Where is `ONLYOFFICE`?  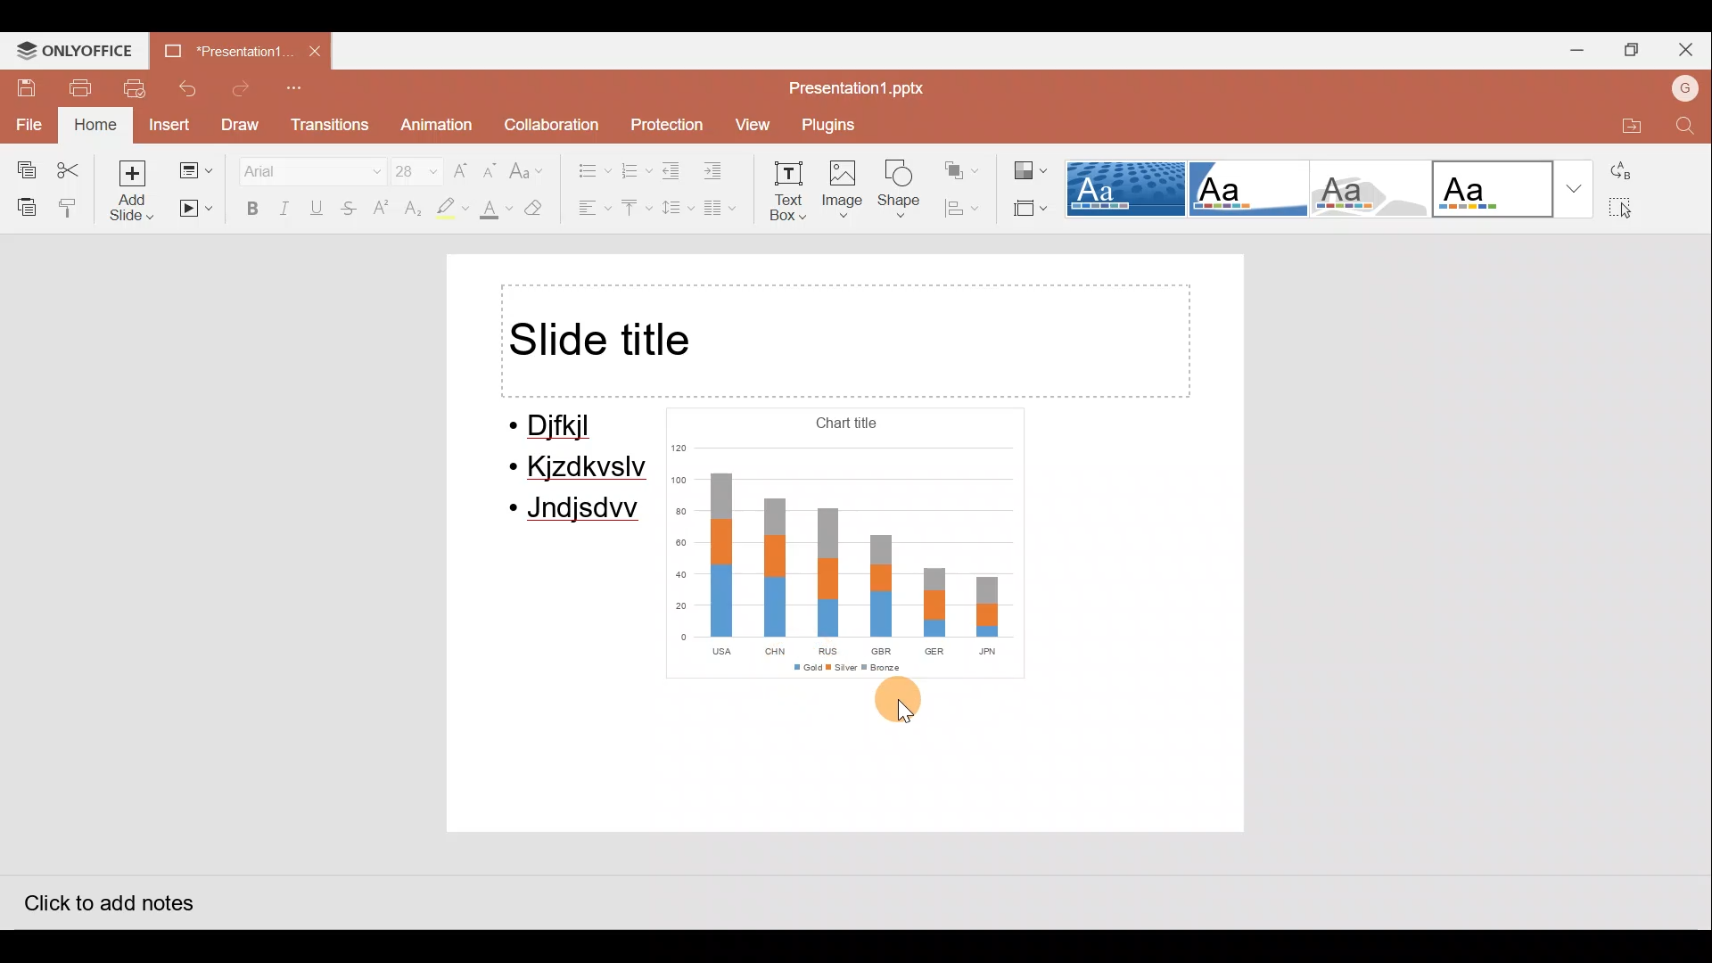
ONLYOFFICE is located at coordinates (77, 49).